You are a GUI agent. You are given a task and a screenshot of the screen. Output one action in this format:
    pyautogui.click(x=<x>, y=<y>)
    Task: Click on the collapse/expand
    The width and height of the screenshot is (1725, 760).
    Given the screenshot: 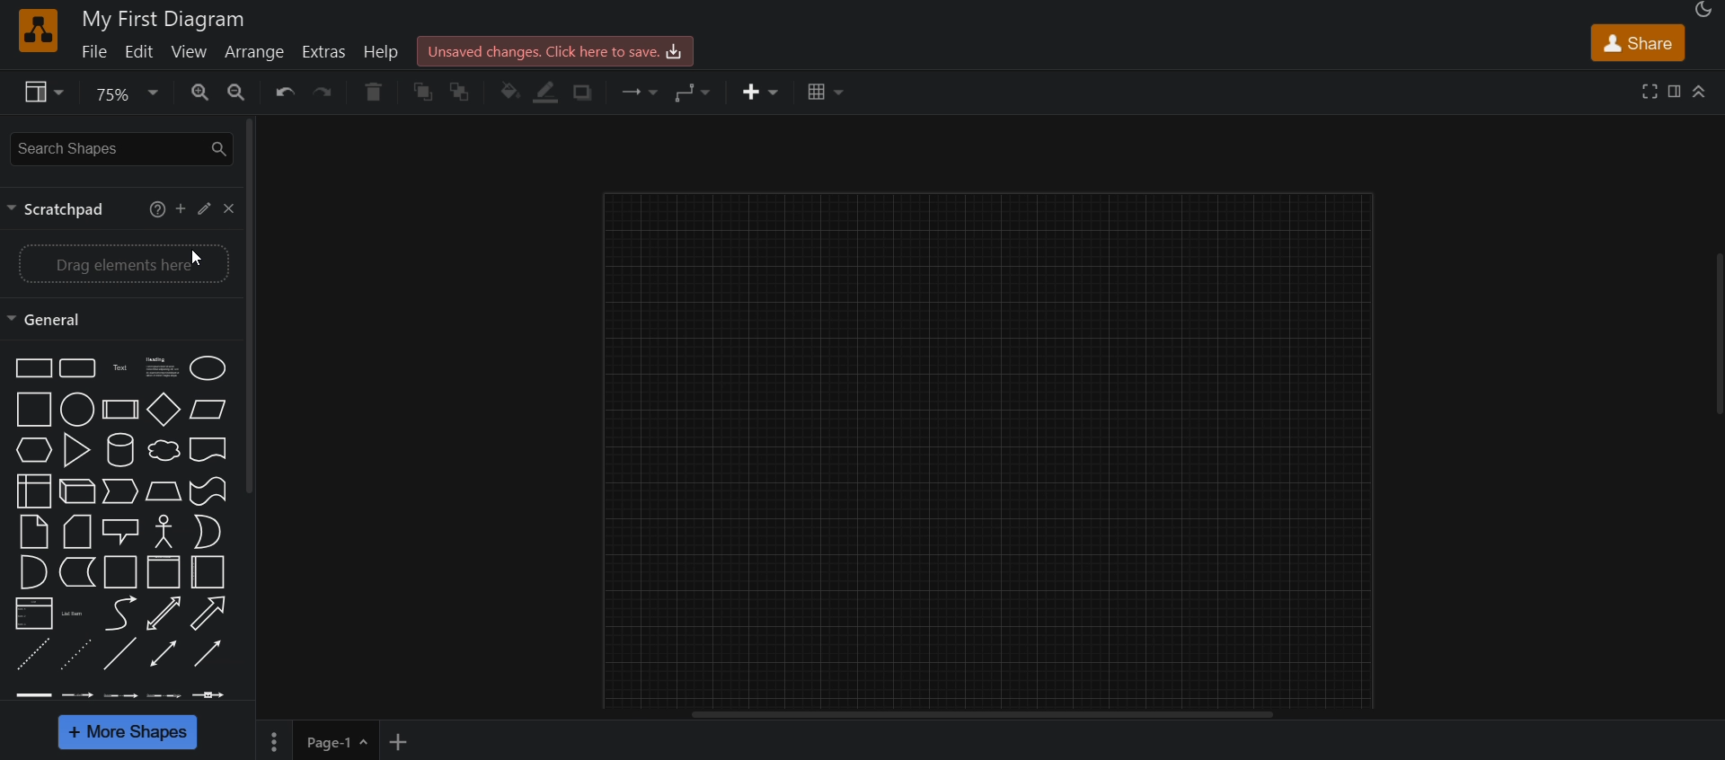 What is the action you would take?
    pyautogui.click(x=1703, y=92)
    